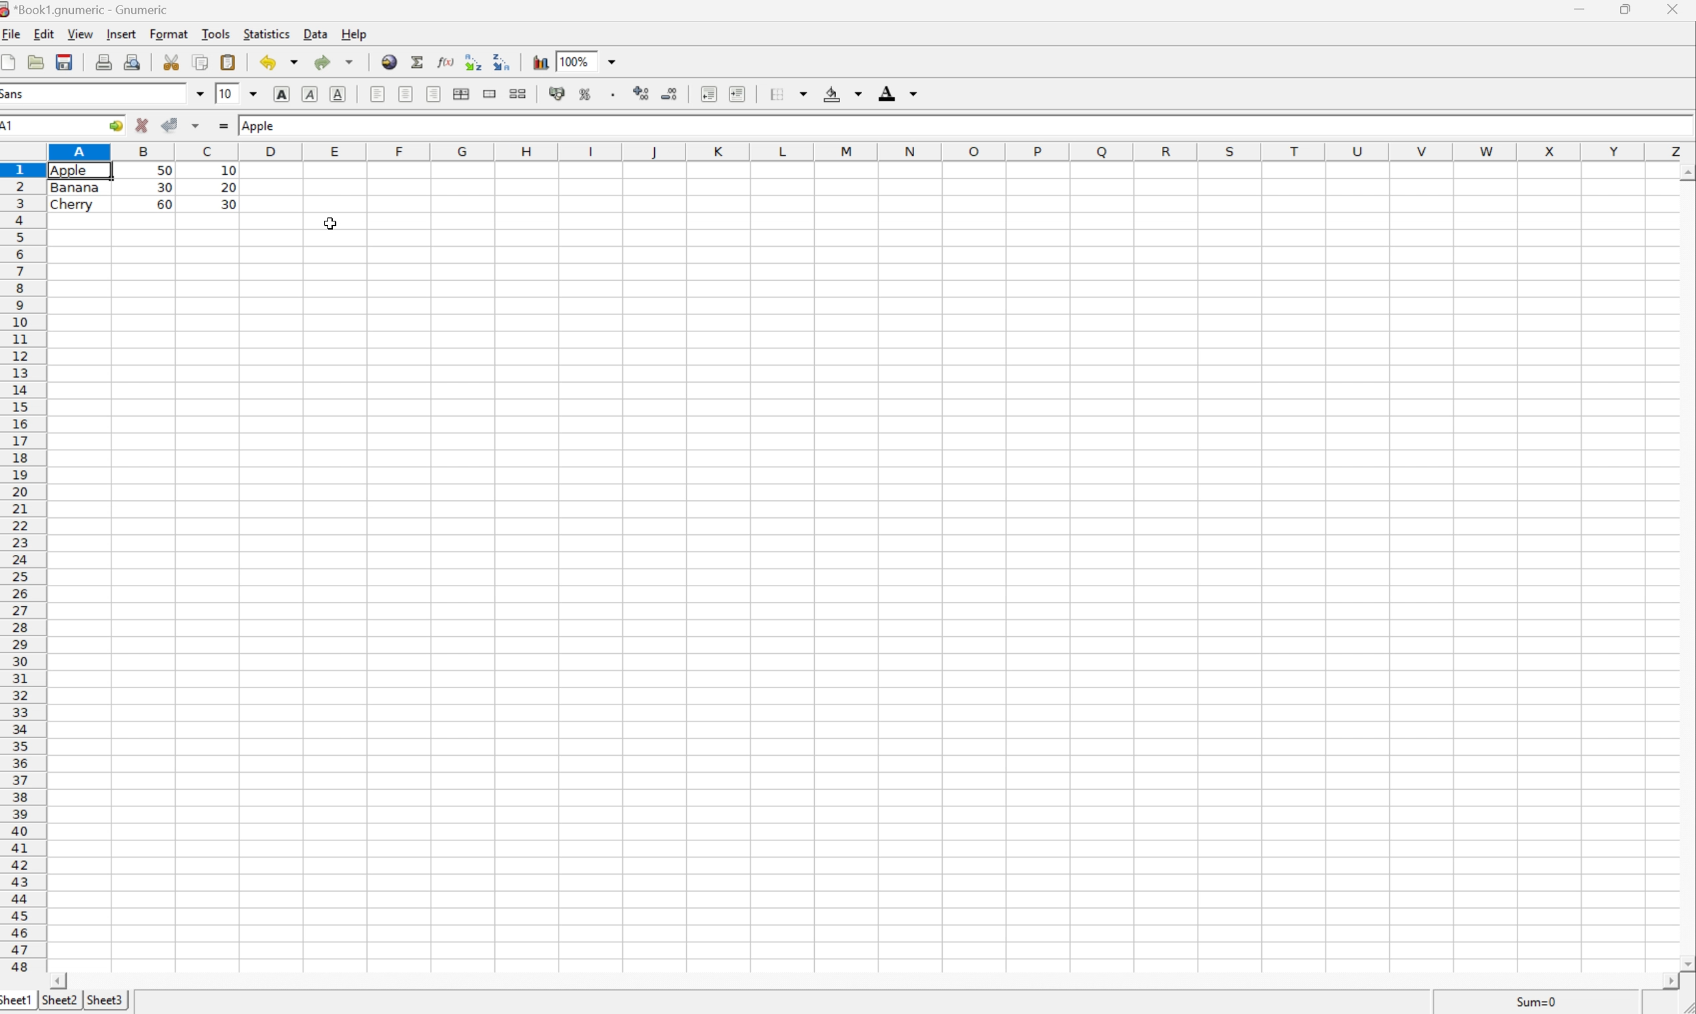 Image resolution: width=1696 pixels, height=1014 pixels. What do you see at coordinates (420, 61) in the screenshot?
I see `sum in current cell` at bounding box center [420, 61].